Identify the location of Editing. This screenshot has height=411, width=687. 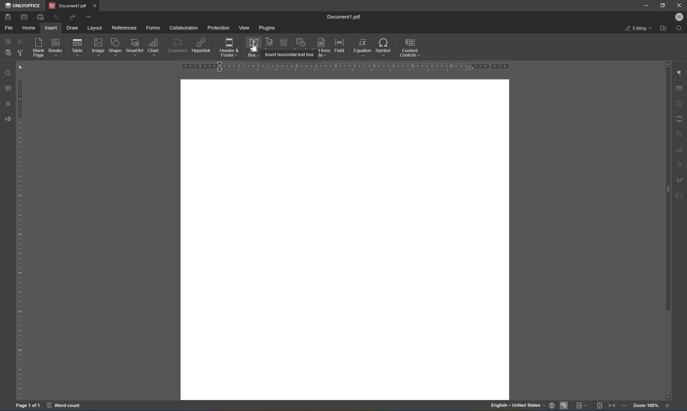
(638, 29).